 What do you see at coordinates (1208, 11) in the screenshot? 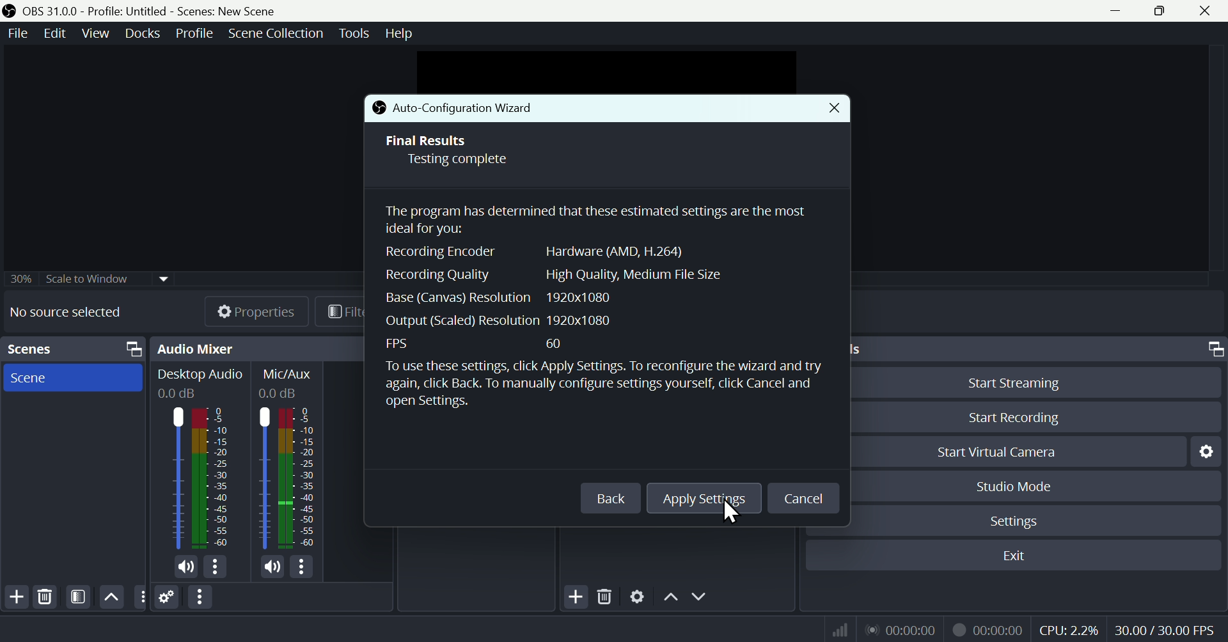
I see `close` at bounding box center [1208, 11].